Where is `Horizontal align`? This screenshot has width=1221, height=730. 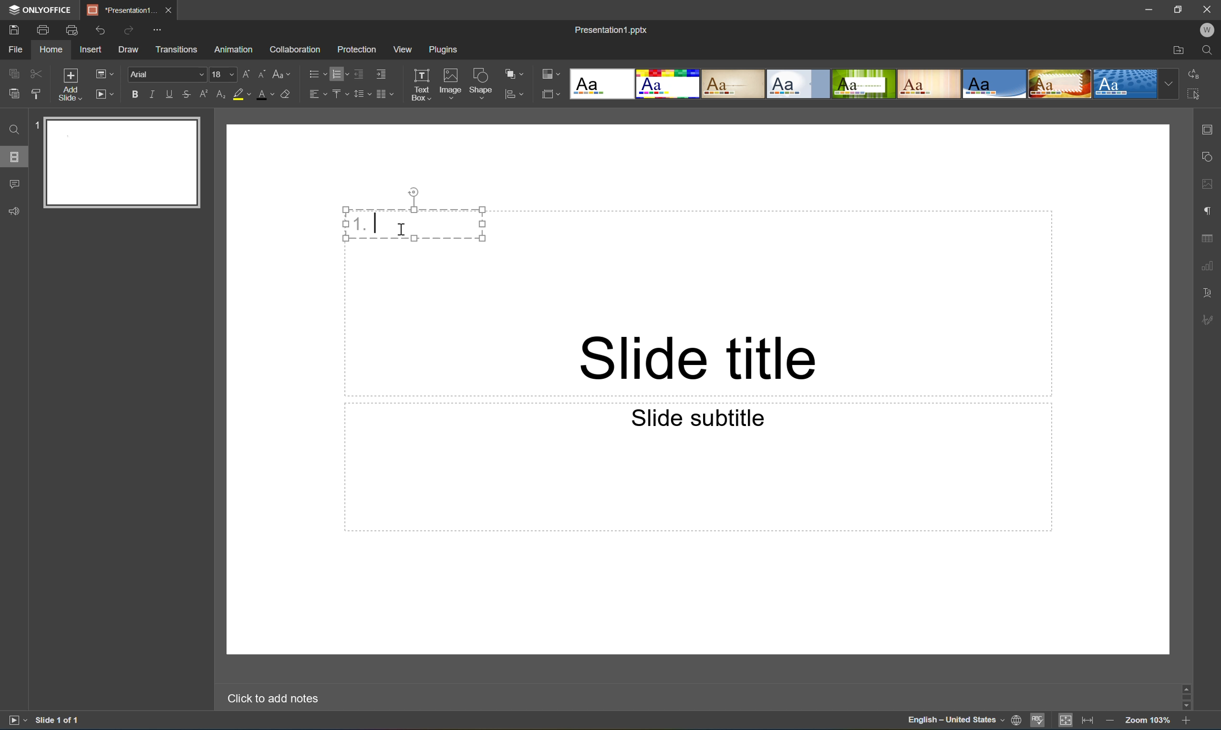 Horizontal align is located at coordinates (316, 93).